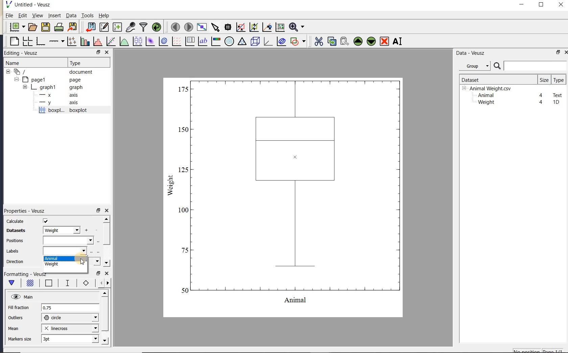 This screenshot has height=353, width=568. Describe the element at coordinates (281, 41) in the screenshot. I see `plot covariance ellipses` at that location.